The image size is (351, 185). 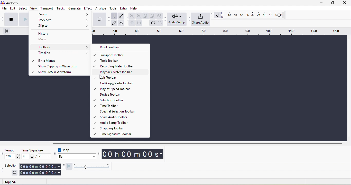 I want to click on Selection toolbar, so click(x=124, y=100).